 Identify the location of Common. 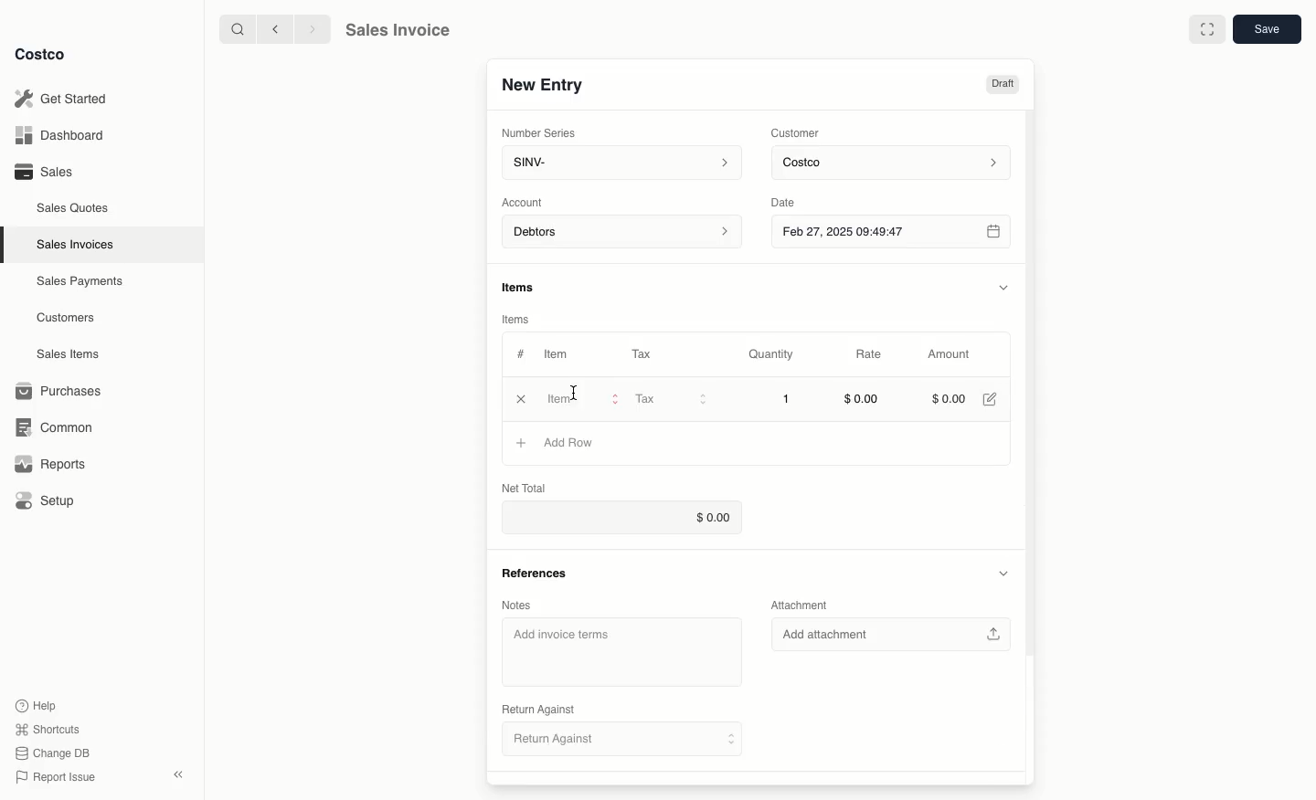
(50, 426).